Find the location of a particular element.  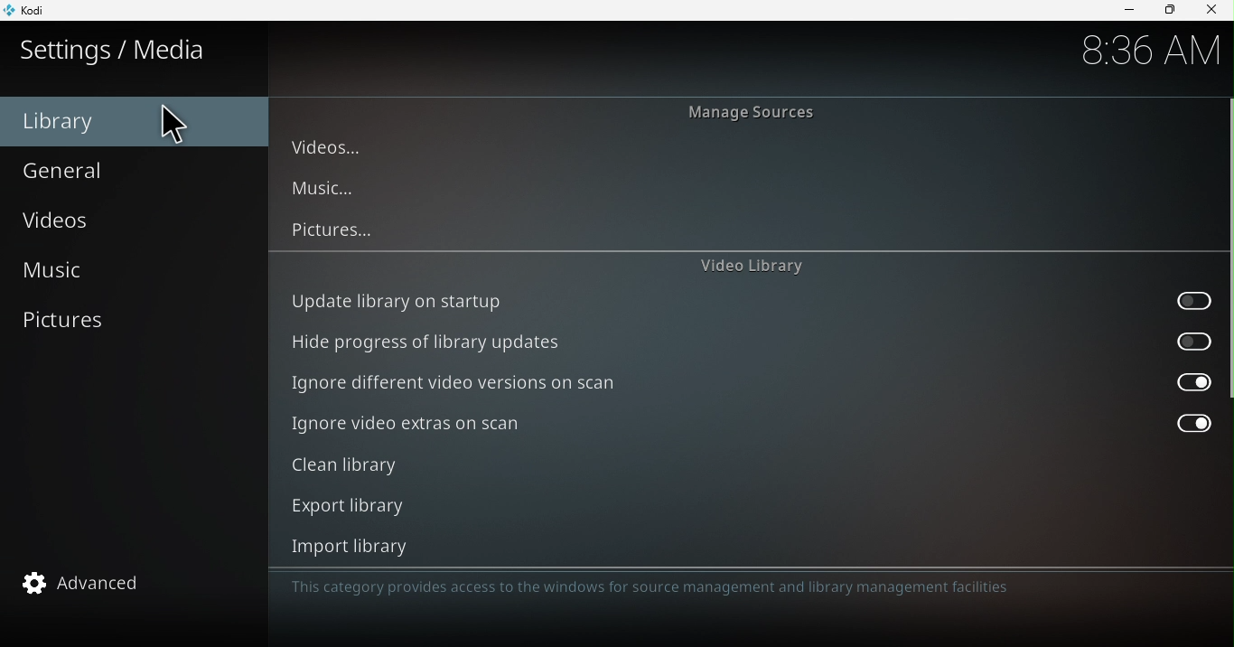

Export is located at coordinates (742, 505).